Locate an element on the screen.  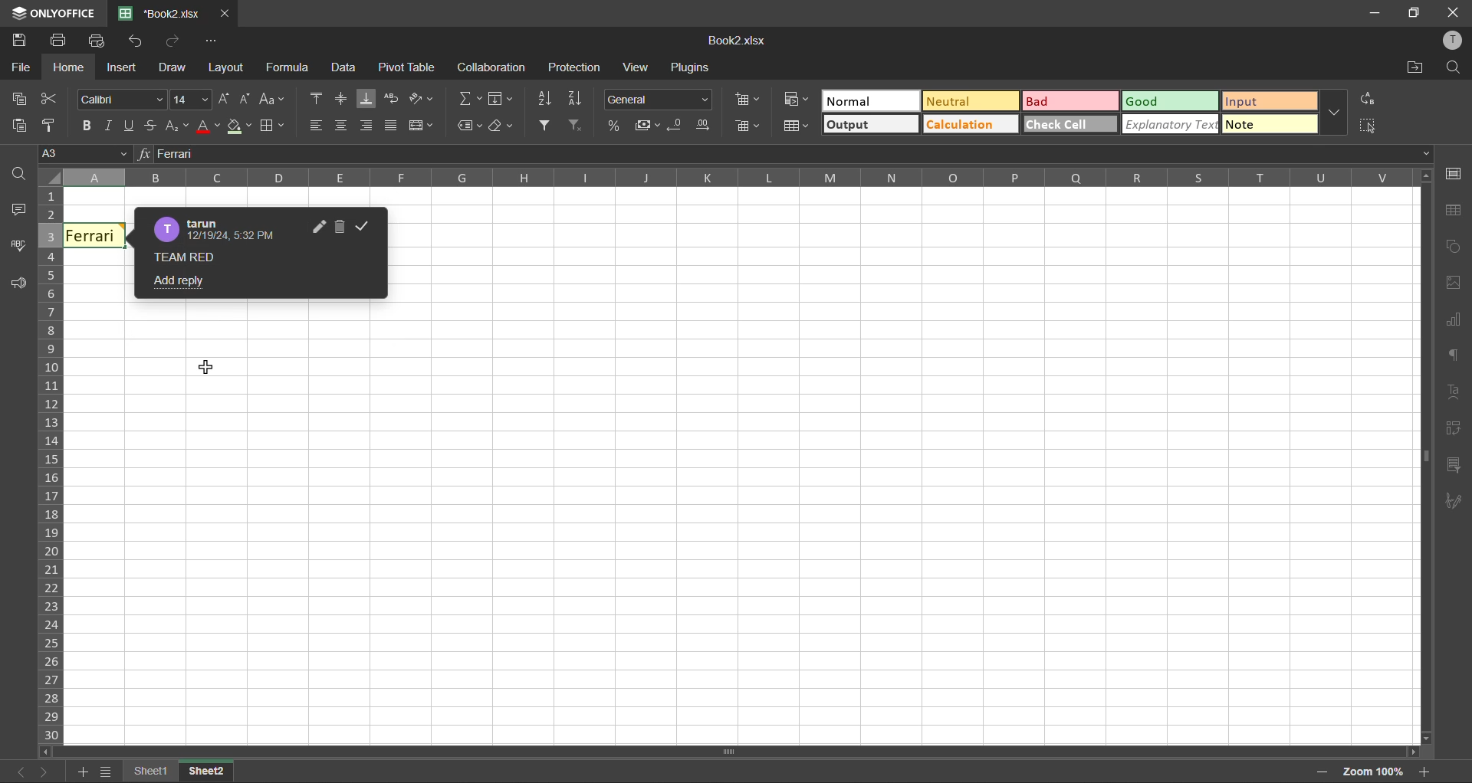
cell settings is located at coordinates (1454, 173).